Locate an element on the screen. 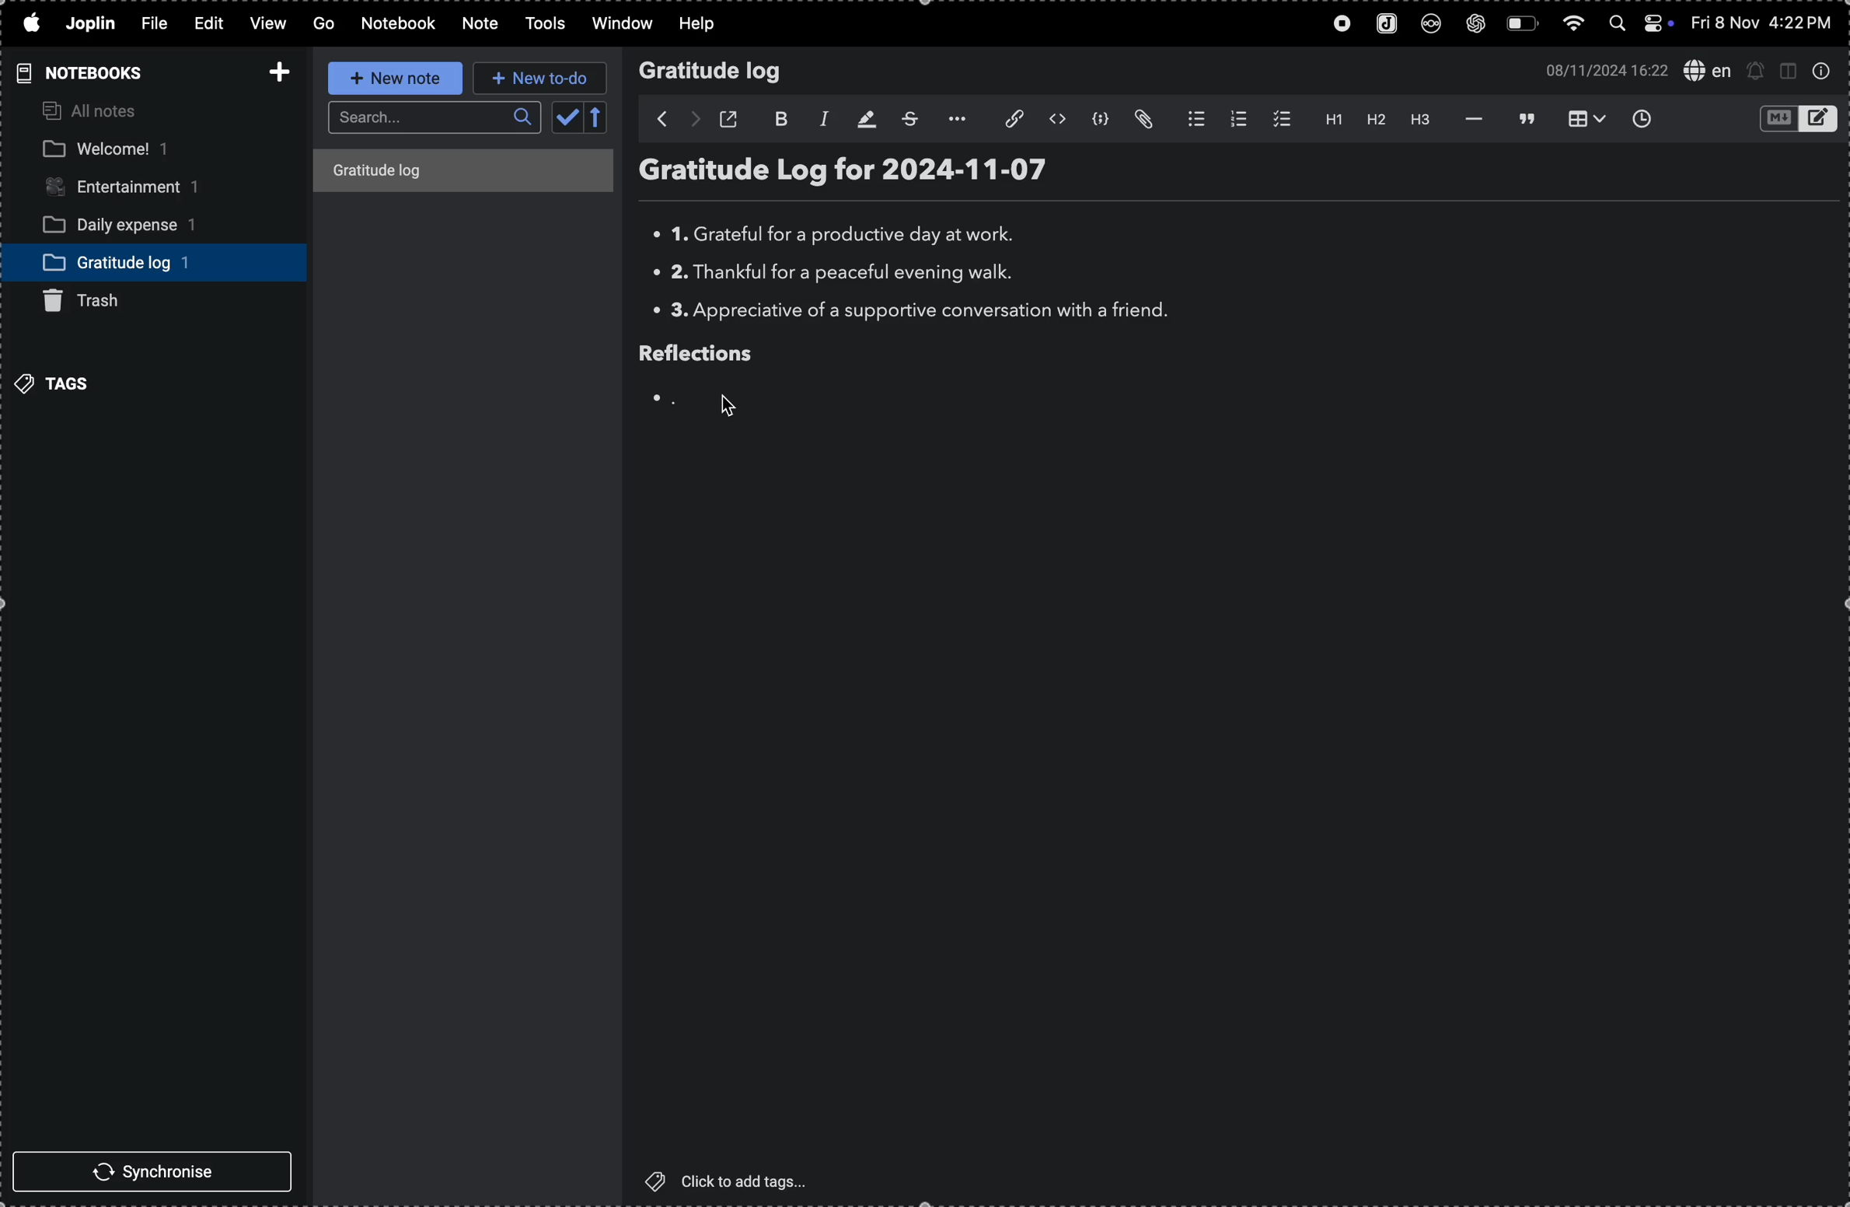 Image resolution: width=1850 pixels, height=1207 pixels. note is located at coordinates (481, 26).